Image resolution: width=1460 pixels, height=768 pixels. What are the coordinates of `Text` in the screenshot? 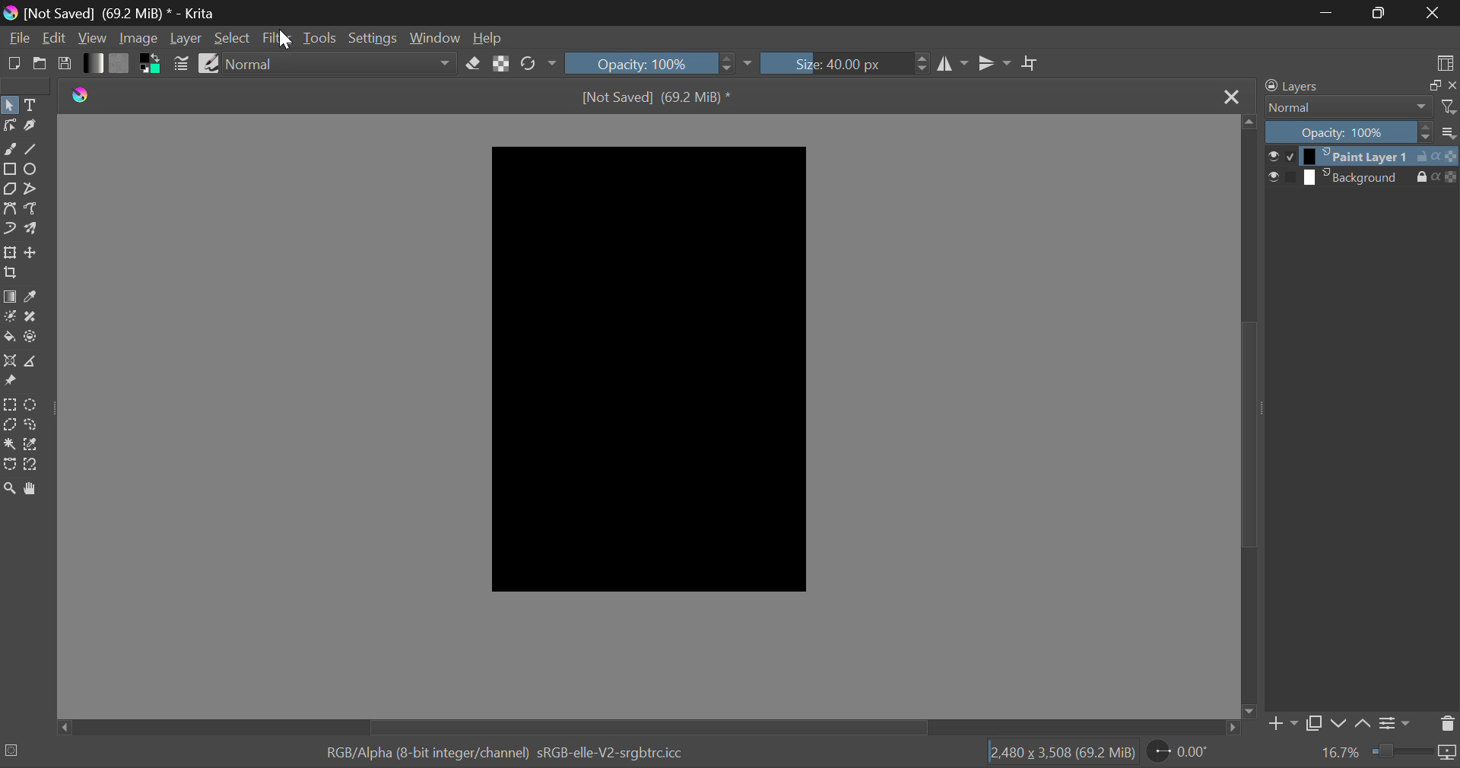 It's located at (31, 103).